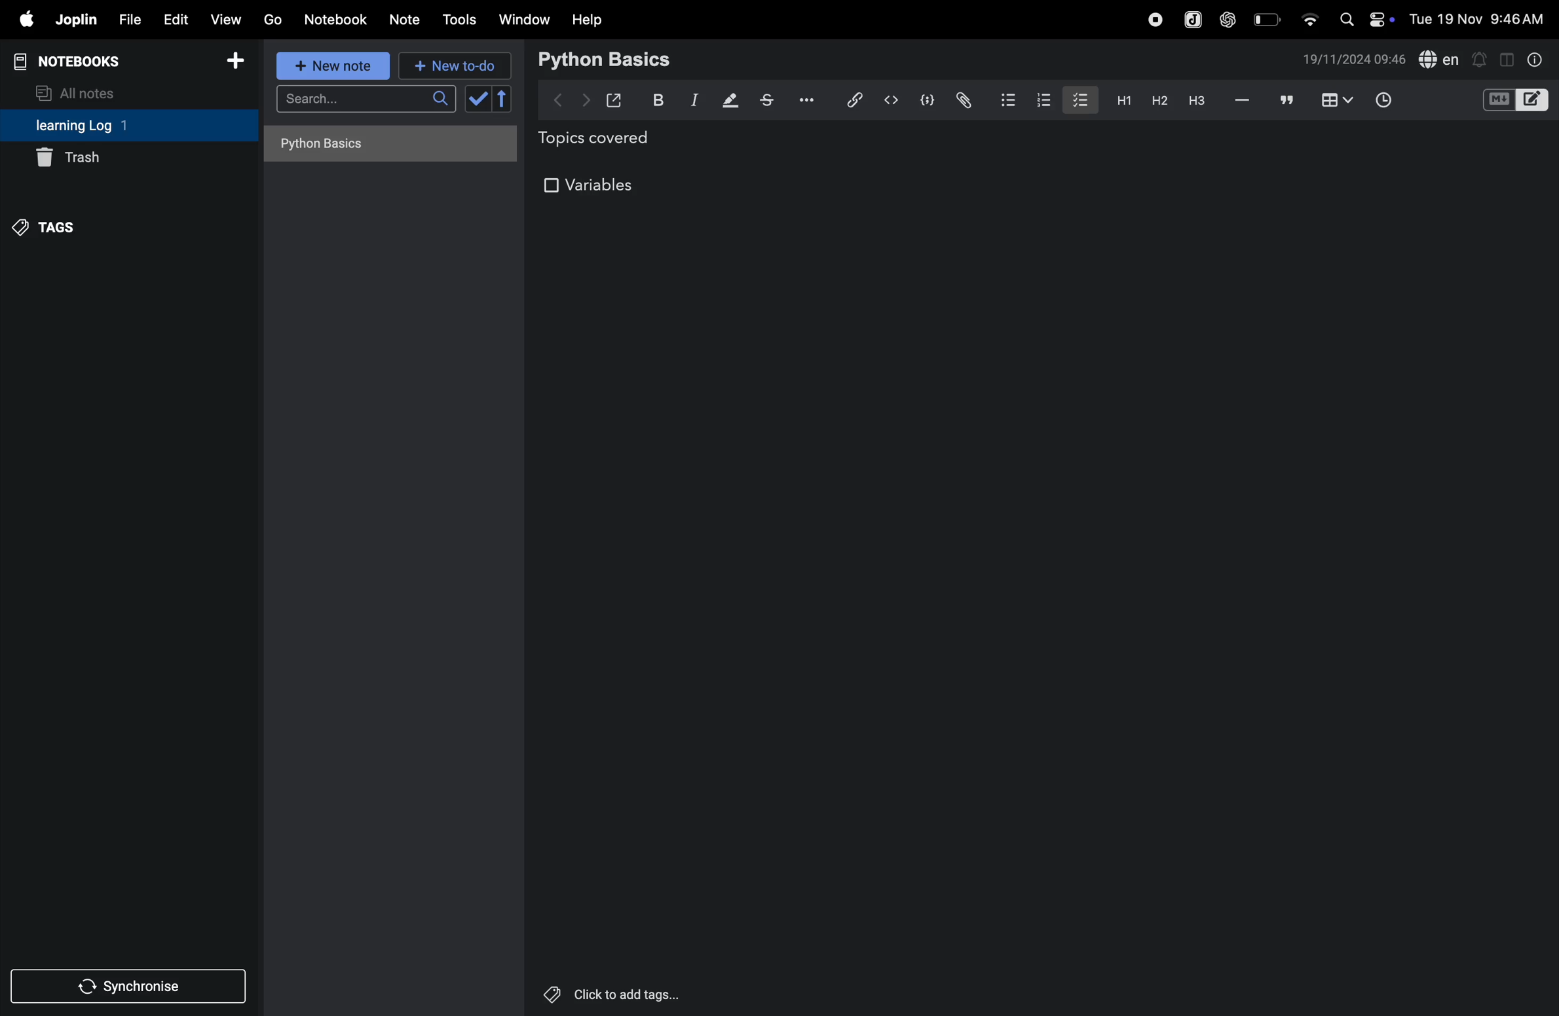 Image resolution: width=1559 pixels, height=1016 pixels. Describe the element at coordinates (593, 187) in the screenshot. I see `variables` at that location.